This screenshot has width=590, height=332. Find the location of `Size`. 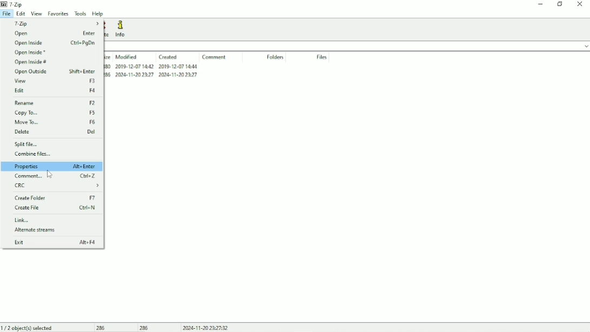

Size is located at coordinates (108, 57).